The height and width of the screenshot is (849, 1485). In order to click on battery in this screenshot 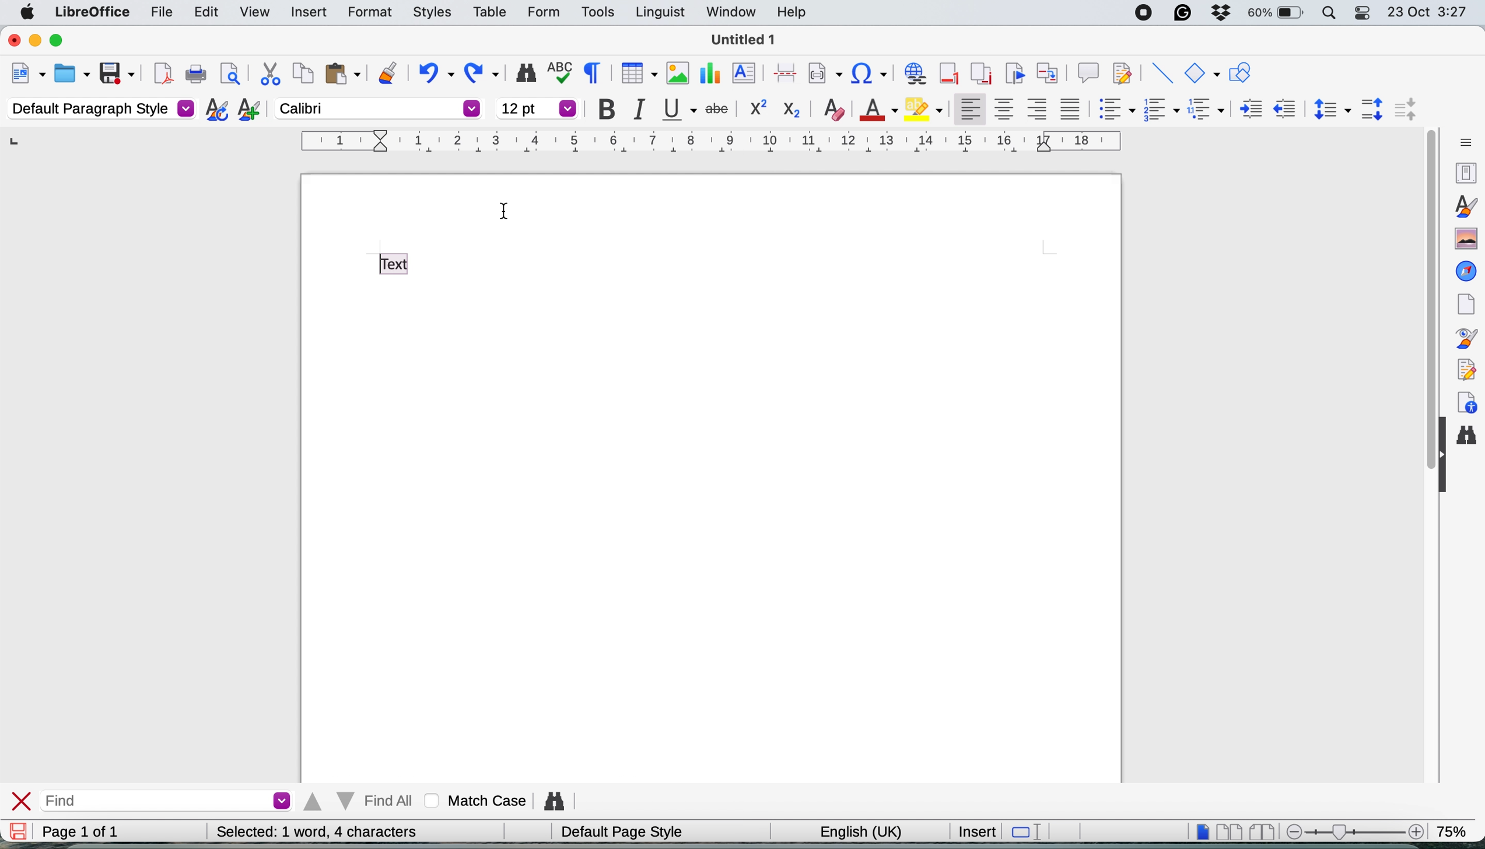, I will do `click(1275, 15)`.